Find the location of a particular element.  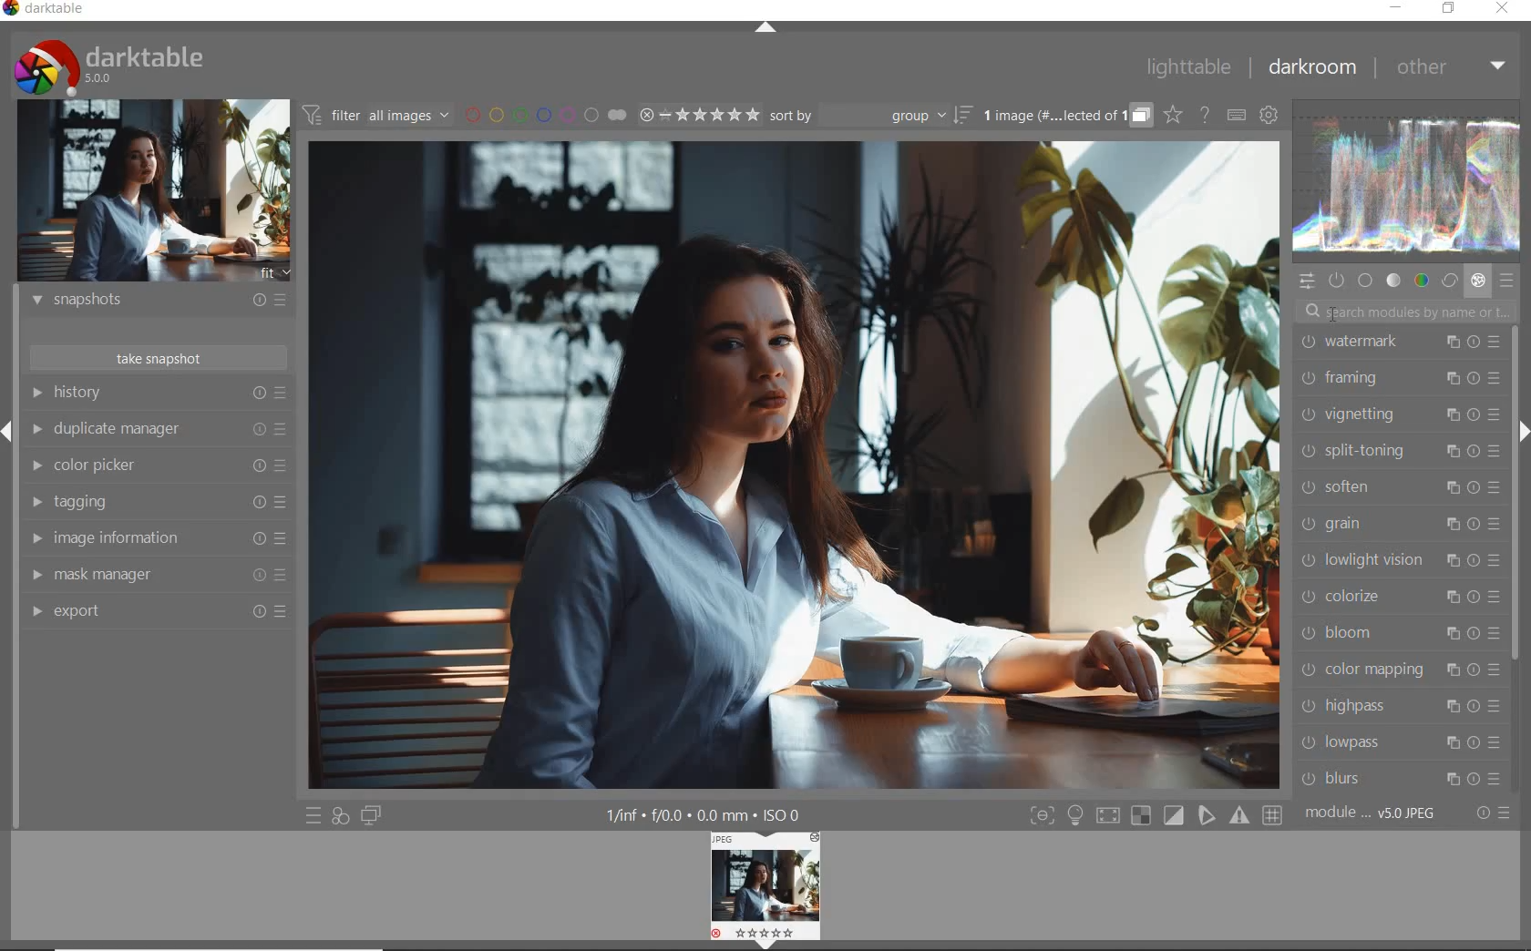

grain is located at coordinates (1401, 525).